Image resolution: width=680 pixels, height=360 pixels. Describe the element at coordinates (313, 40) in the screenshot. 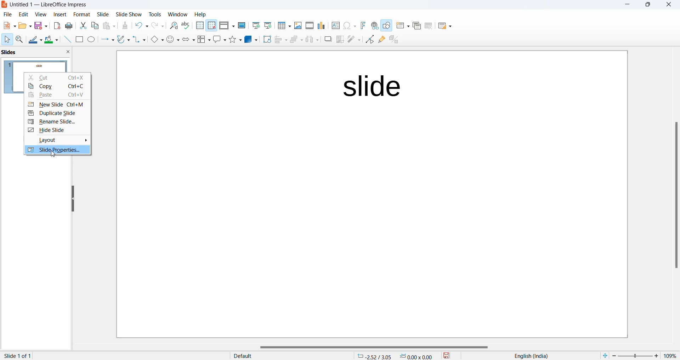

I see `object distribution` at that location.